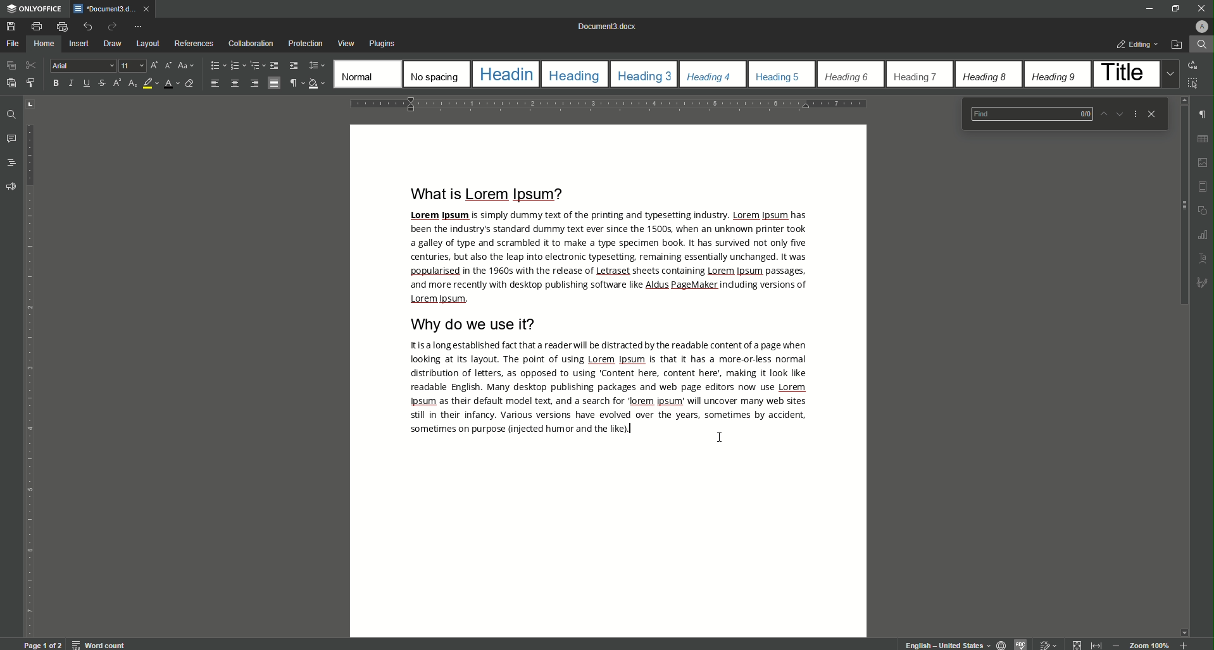 This screenshot has width=1214, height=650. Describe the element at coordinates (1134, 114) in the screenshot. I see `More Actions` at that location.